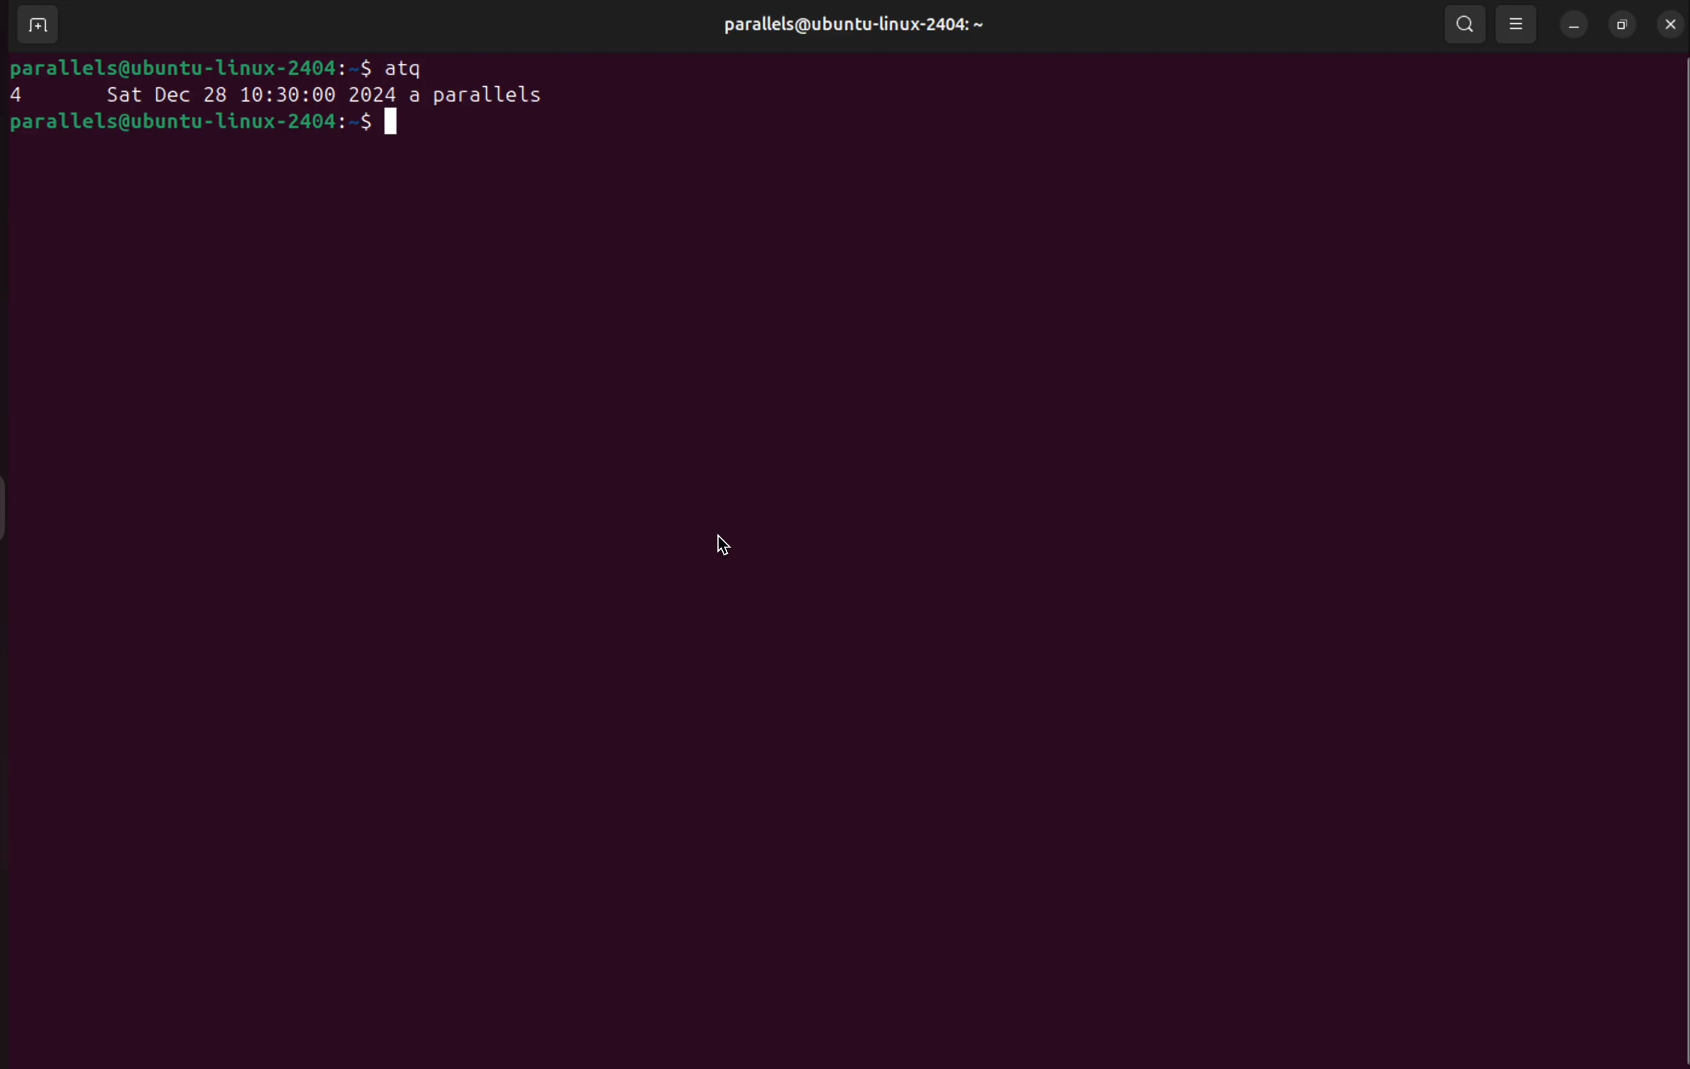  I want to click on bash prompt, so click(218, 69).